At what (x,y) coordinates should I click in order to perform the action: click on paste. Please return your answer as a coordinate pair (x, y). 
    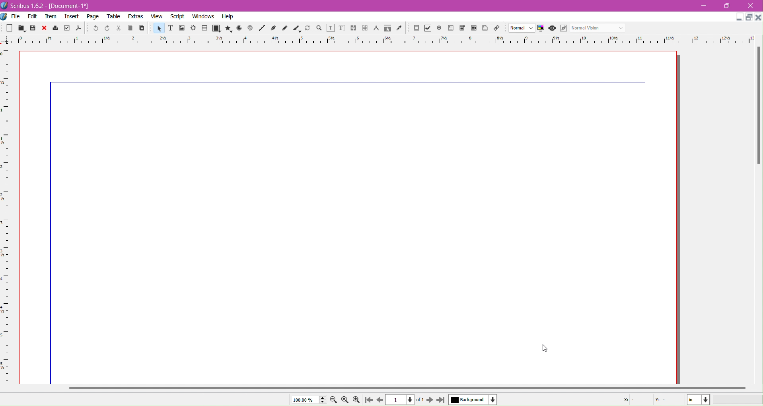
    Looking at the image, I should click on (141, 28).